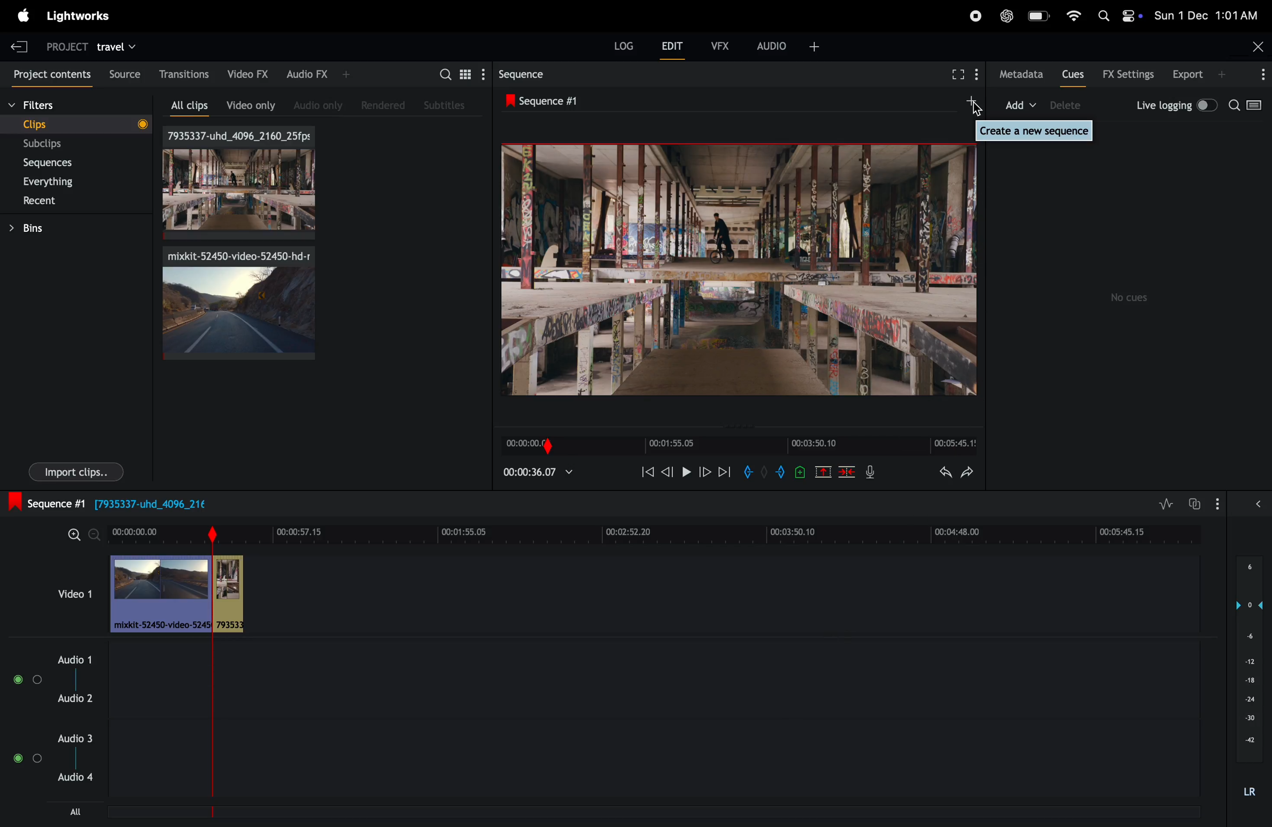 This screenshot has width=1272, height=827. I want to click on transitions, so click(185, 73).